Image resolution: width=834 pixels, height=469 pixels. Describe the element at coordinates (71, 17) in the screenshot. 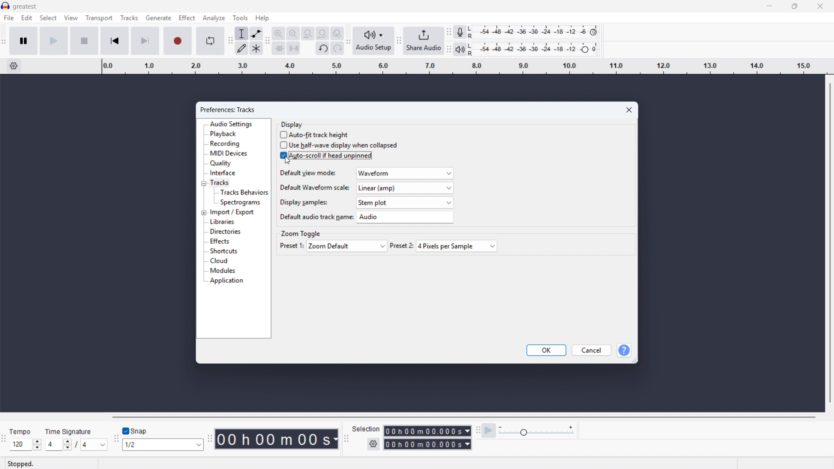

I see `view ` at that location.